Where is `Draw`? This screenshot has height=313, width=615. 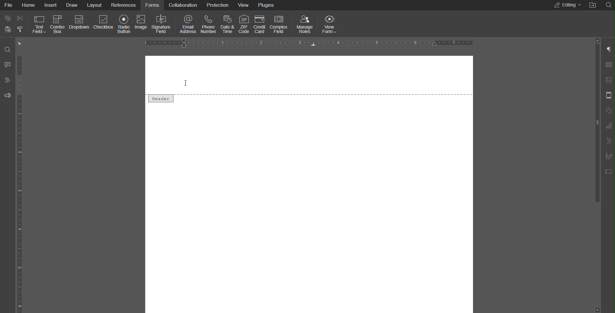 Draw is located at coordinates (73, 5).